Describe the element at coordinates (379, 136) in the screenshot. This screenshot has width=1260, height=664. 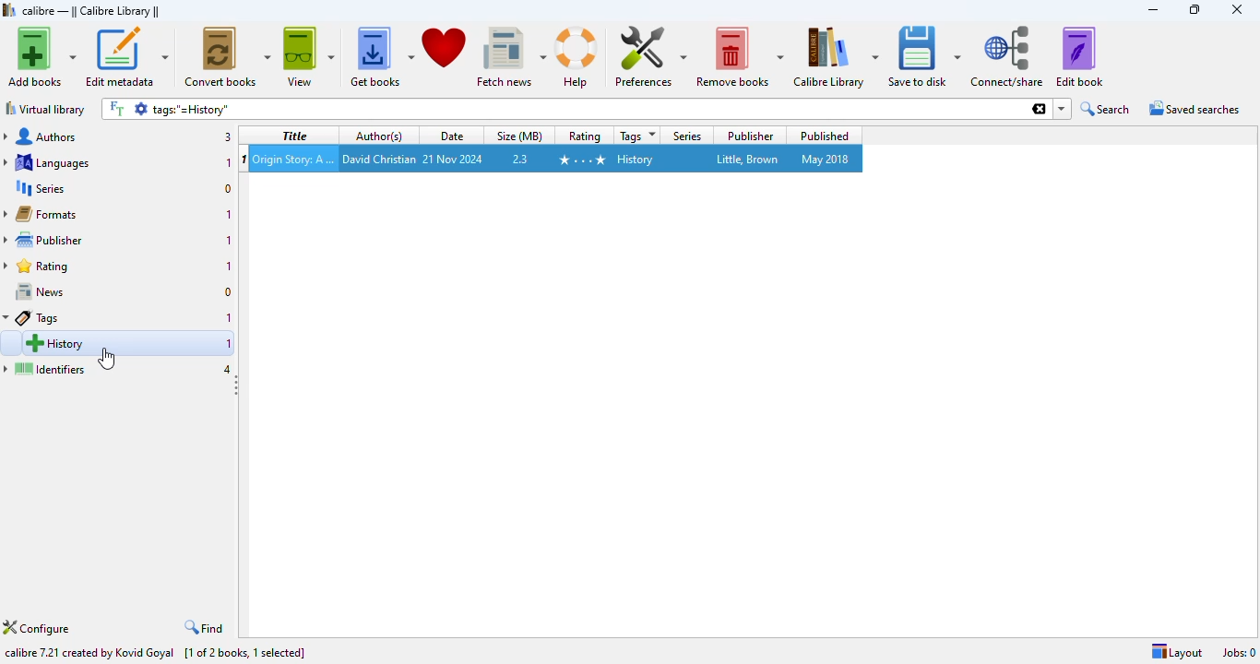
I see `author(s)` at that location.